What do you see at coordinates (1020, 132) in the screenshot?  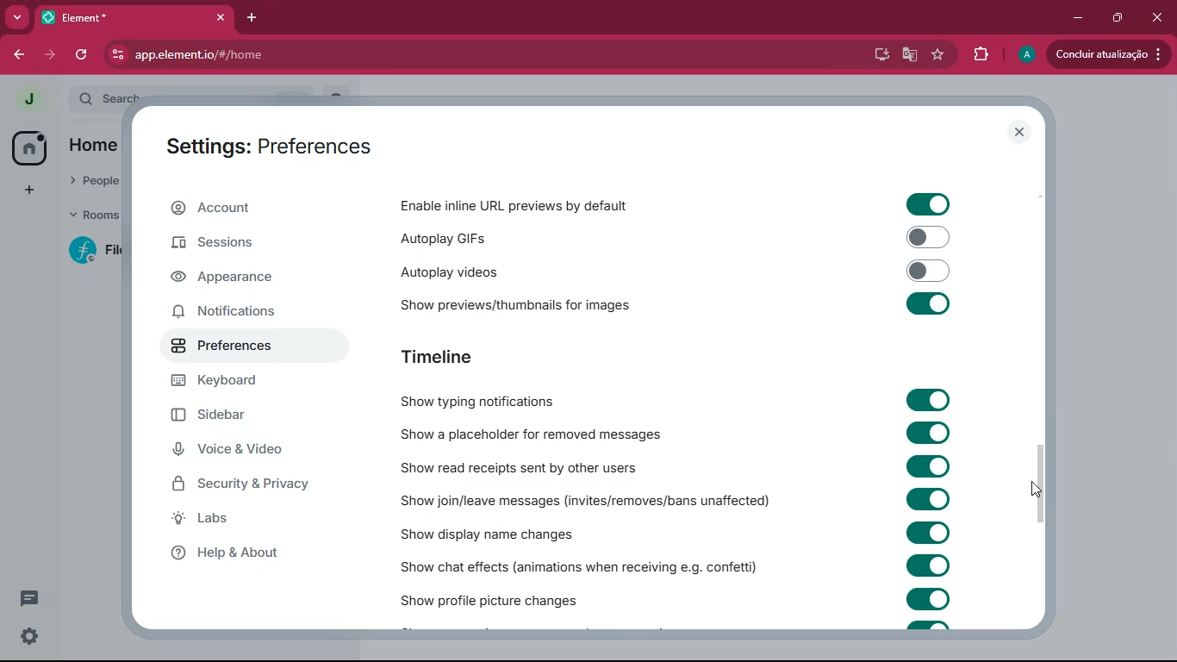 I see `close` at bounding box center [1020, 132].